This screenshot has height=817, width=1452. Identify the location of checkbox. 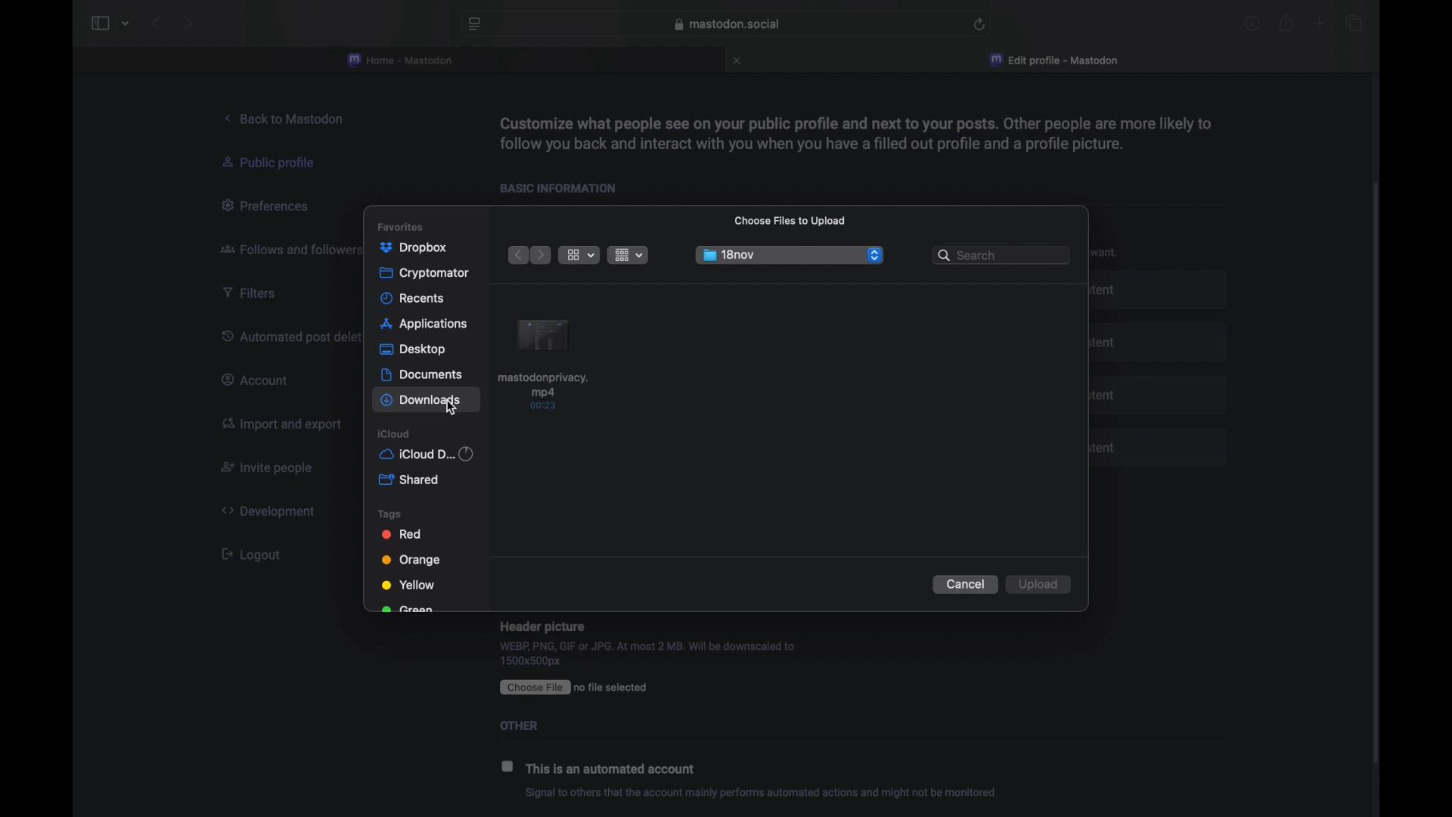
(508, 766).